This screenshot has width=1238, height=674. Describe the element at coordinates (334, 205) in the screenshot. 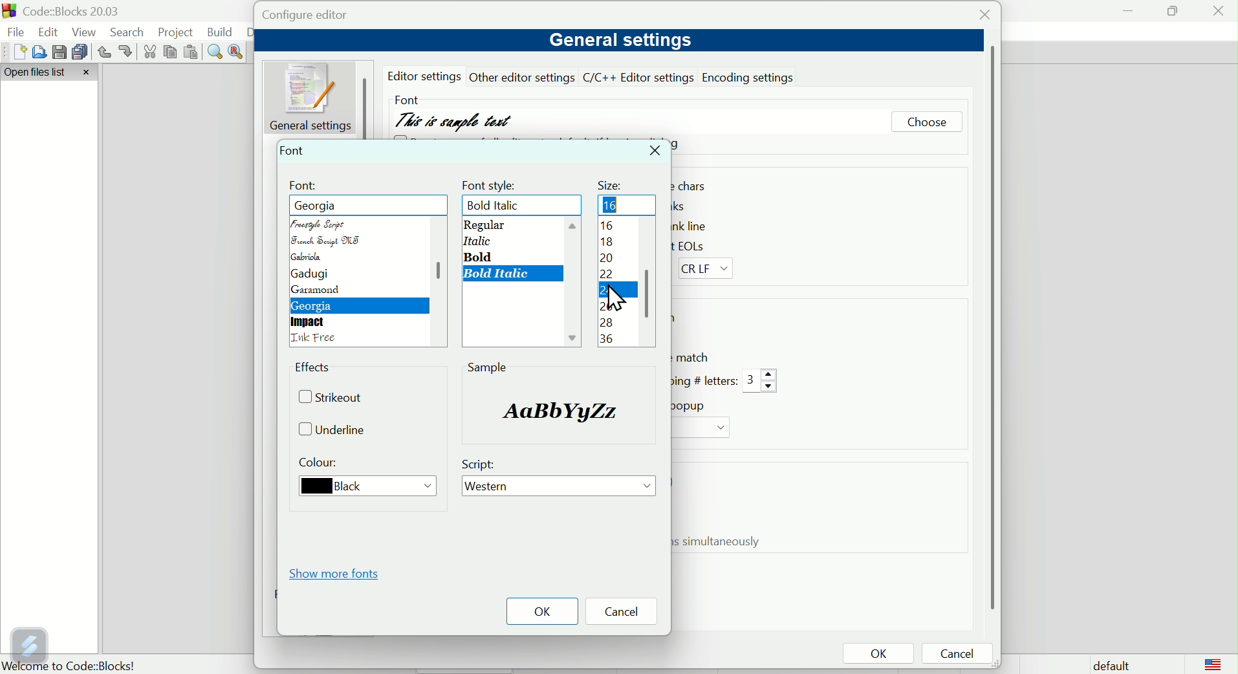

I see `Freestyle script` at that location.